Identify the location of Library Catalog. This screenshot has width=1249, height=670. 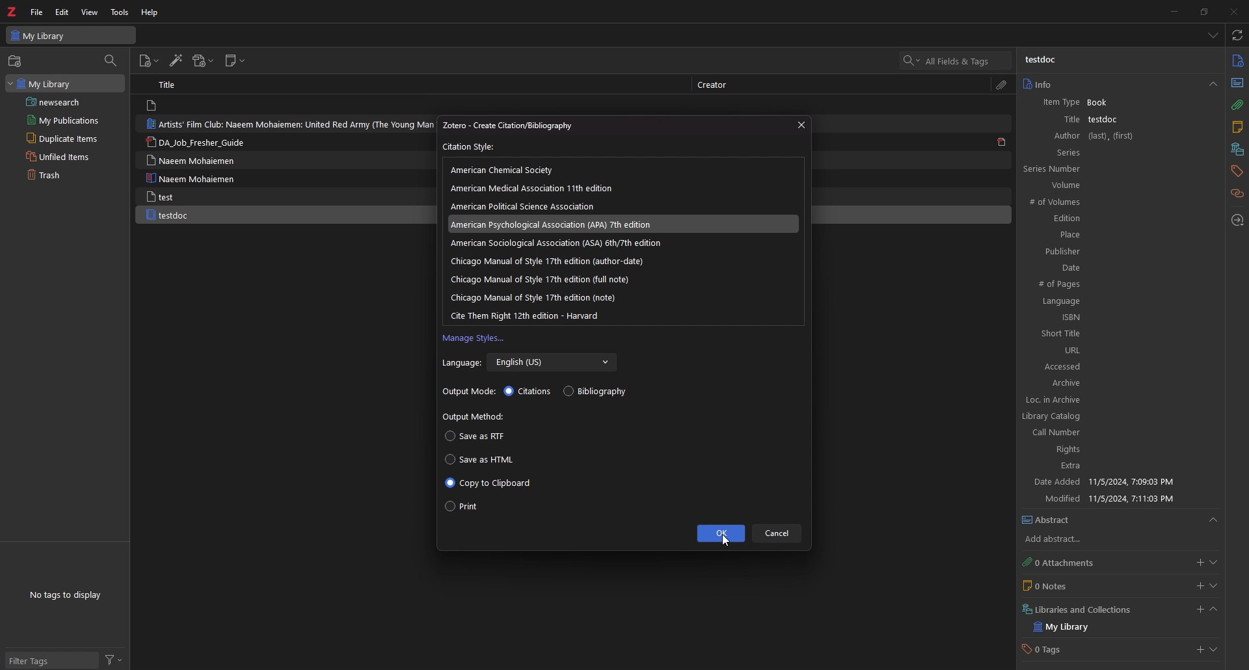
(1108, 415).